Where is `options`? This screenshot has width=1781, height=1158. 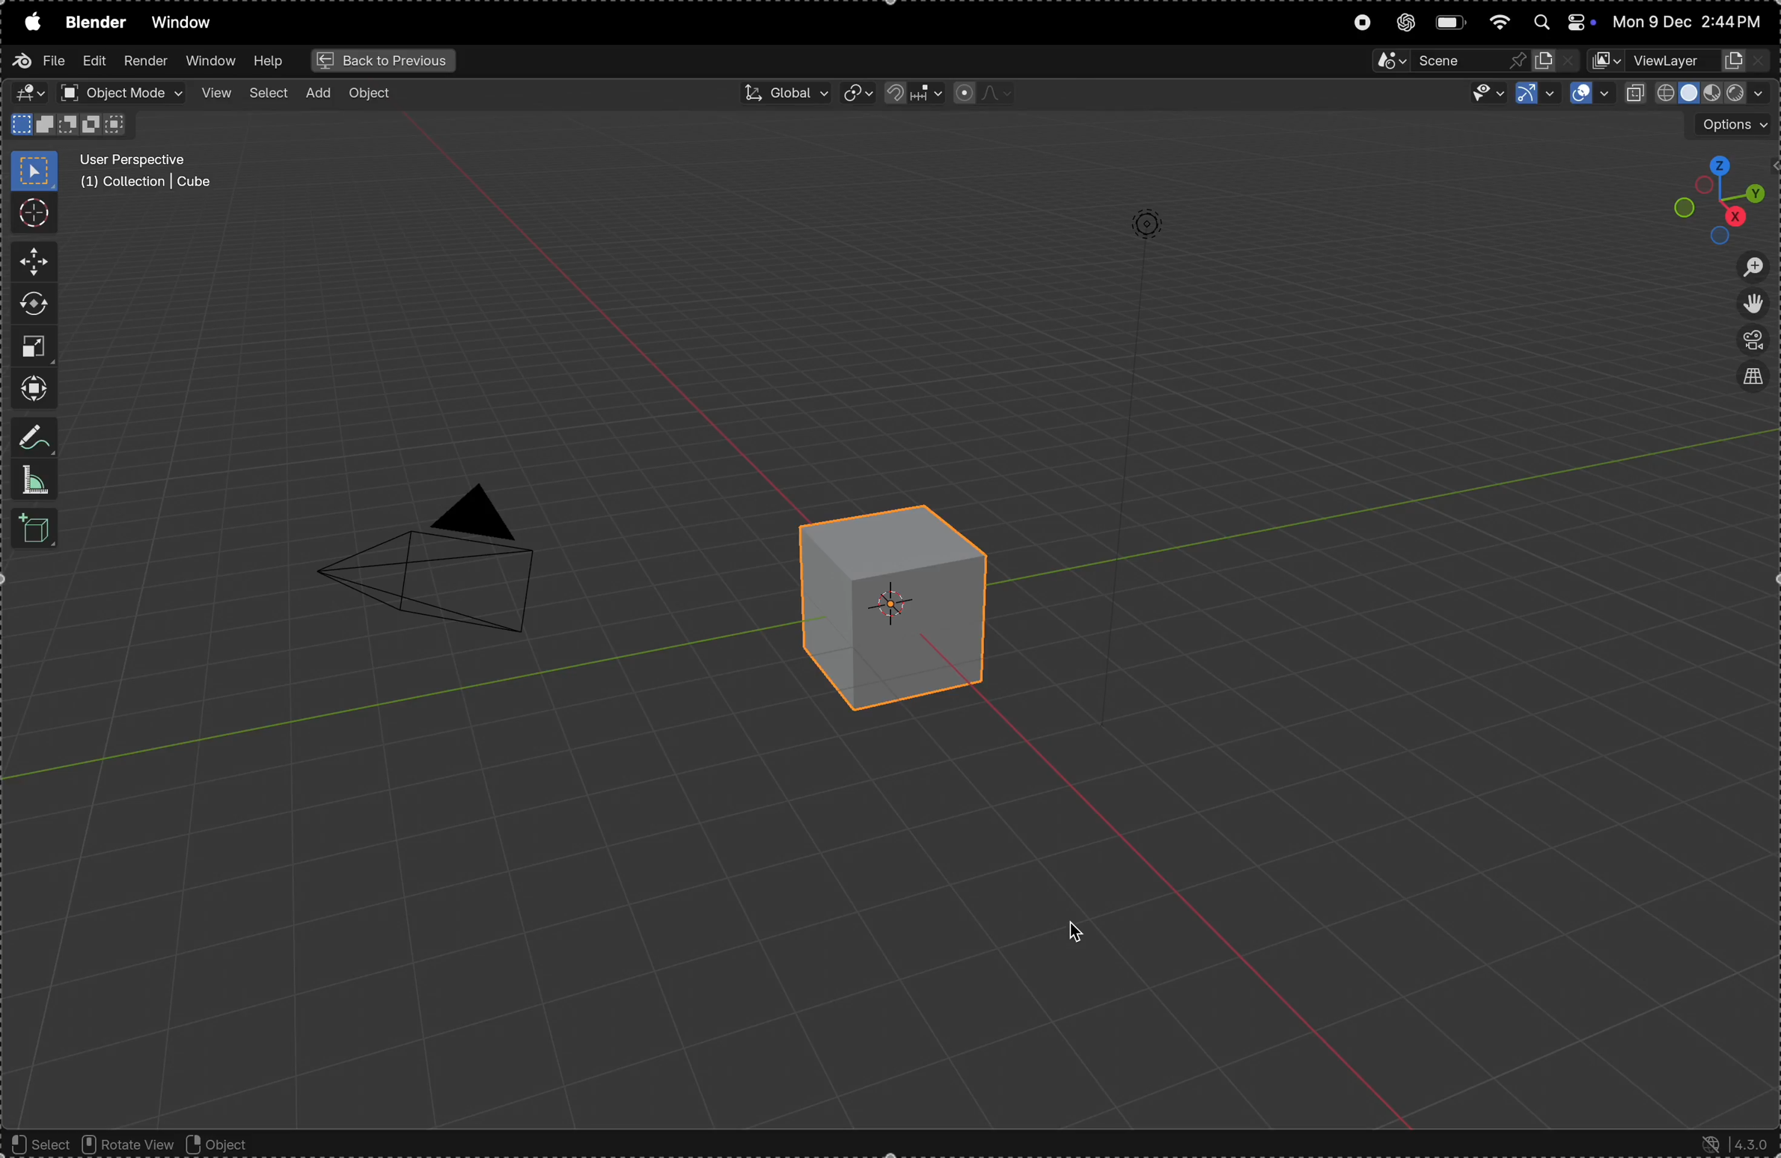
options is located at coordinates (1728, 125).